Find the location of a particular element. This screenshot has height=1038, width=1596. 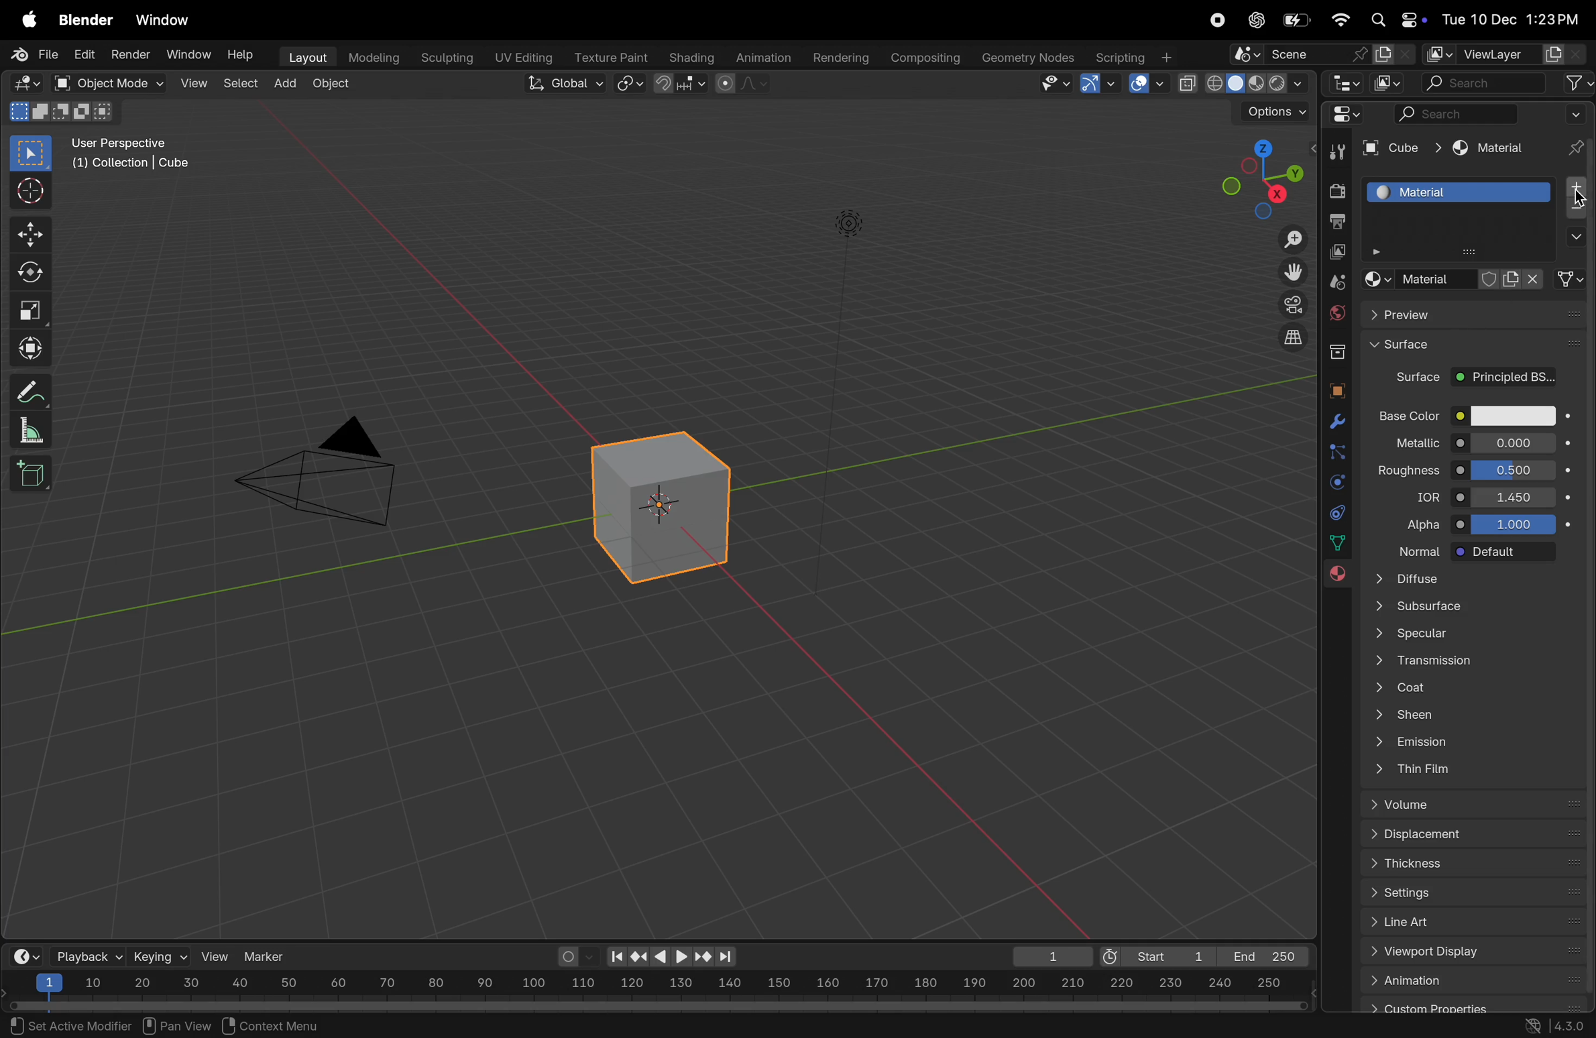

material is located at coordinates (1333, 576).